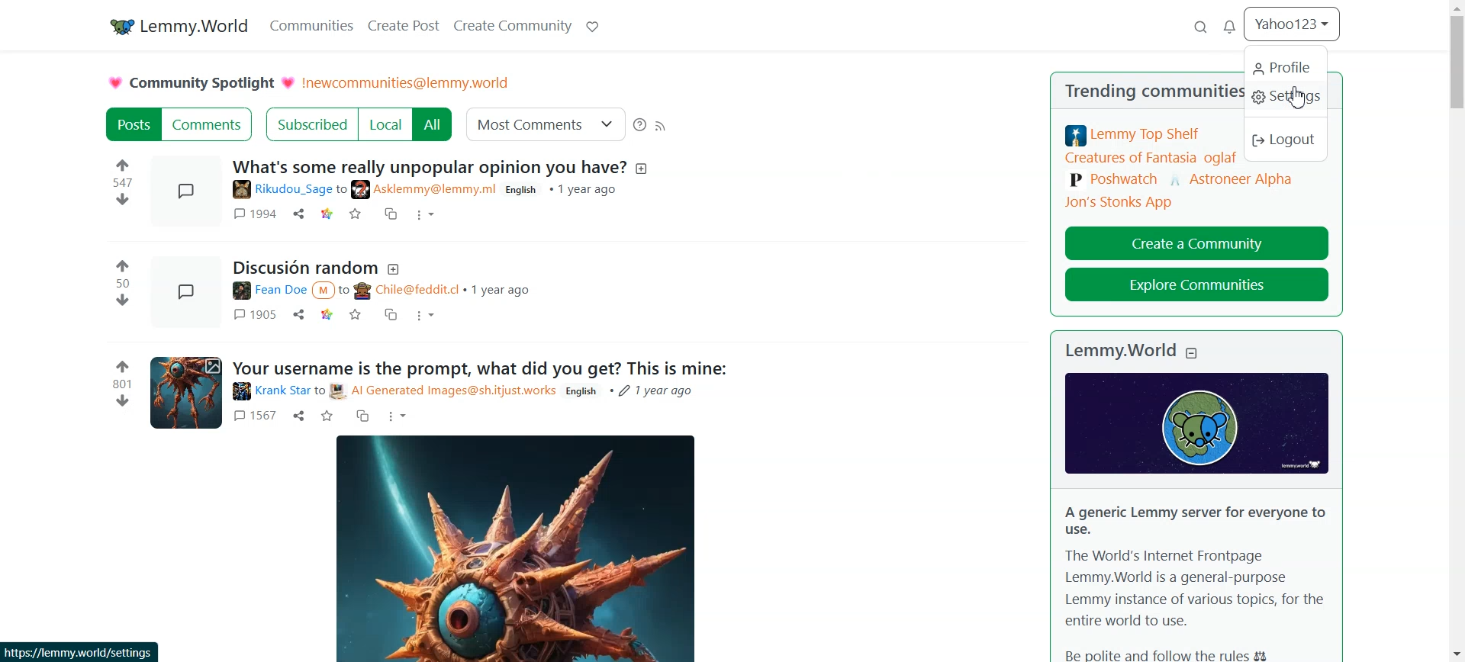  What do you see at coordinates (300, 416) in the screenshot?
I see `share` at bounding box center [300, 416].